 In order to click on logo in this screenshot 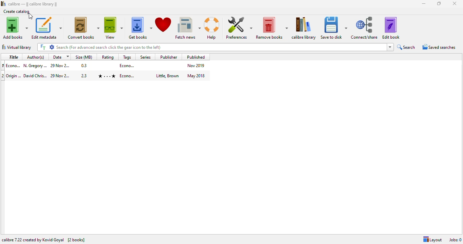, I will do `click(3, 4)`.